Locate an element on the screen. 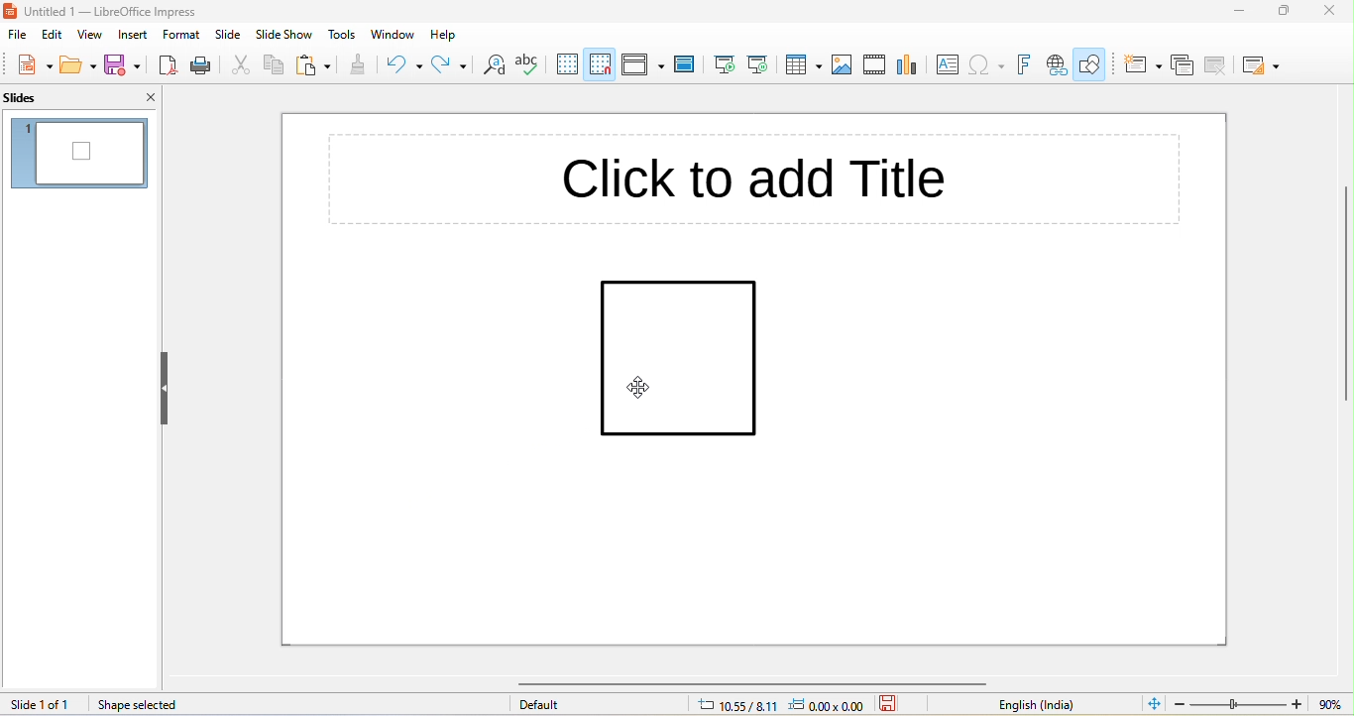 The height and width of the screenshot is (716, 1354). vertical scroll is located at coordinates (1334, 309).